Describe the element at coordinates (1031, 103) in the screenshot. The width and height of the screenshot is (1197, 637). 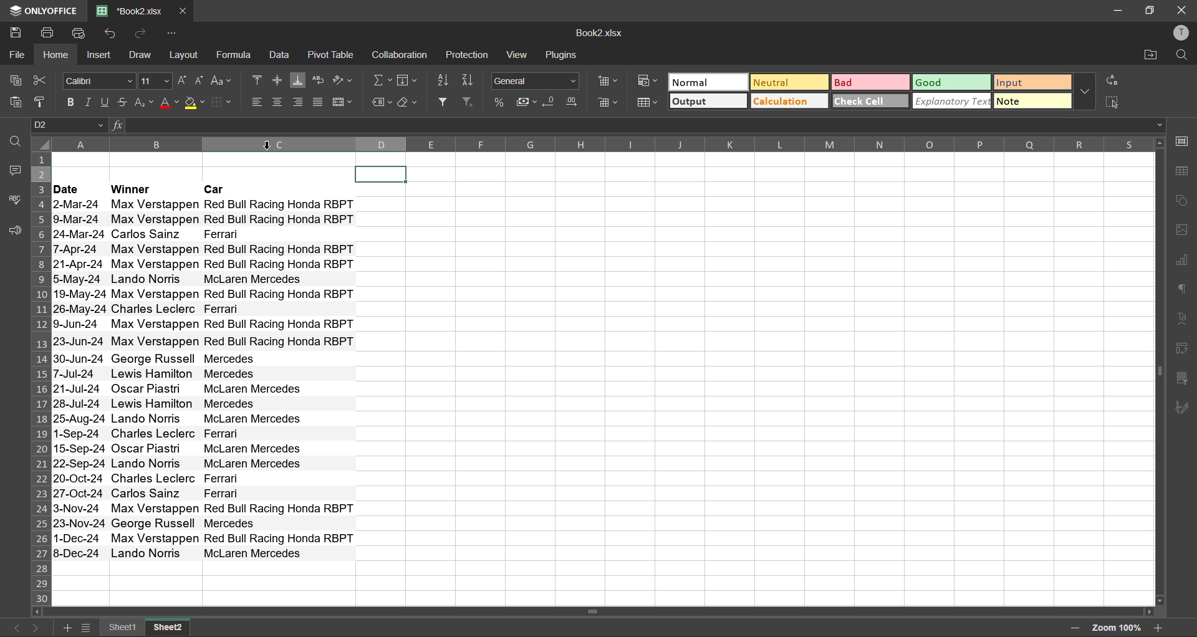
I see `note` at that location.